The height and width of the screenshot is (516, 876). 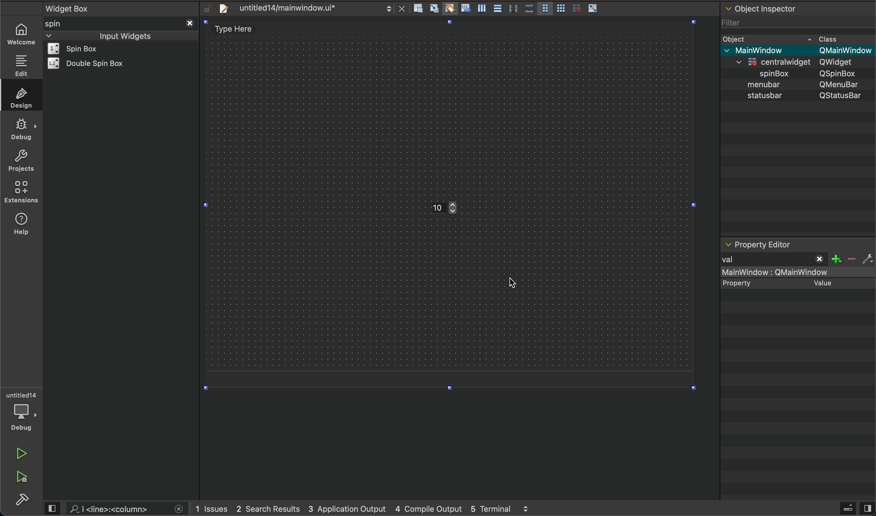 I want to click on widget, so click(x=90, y=63).